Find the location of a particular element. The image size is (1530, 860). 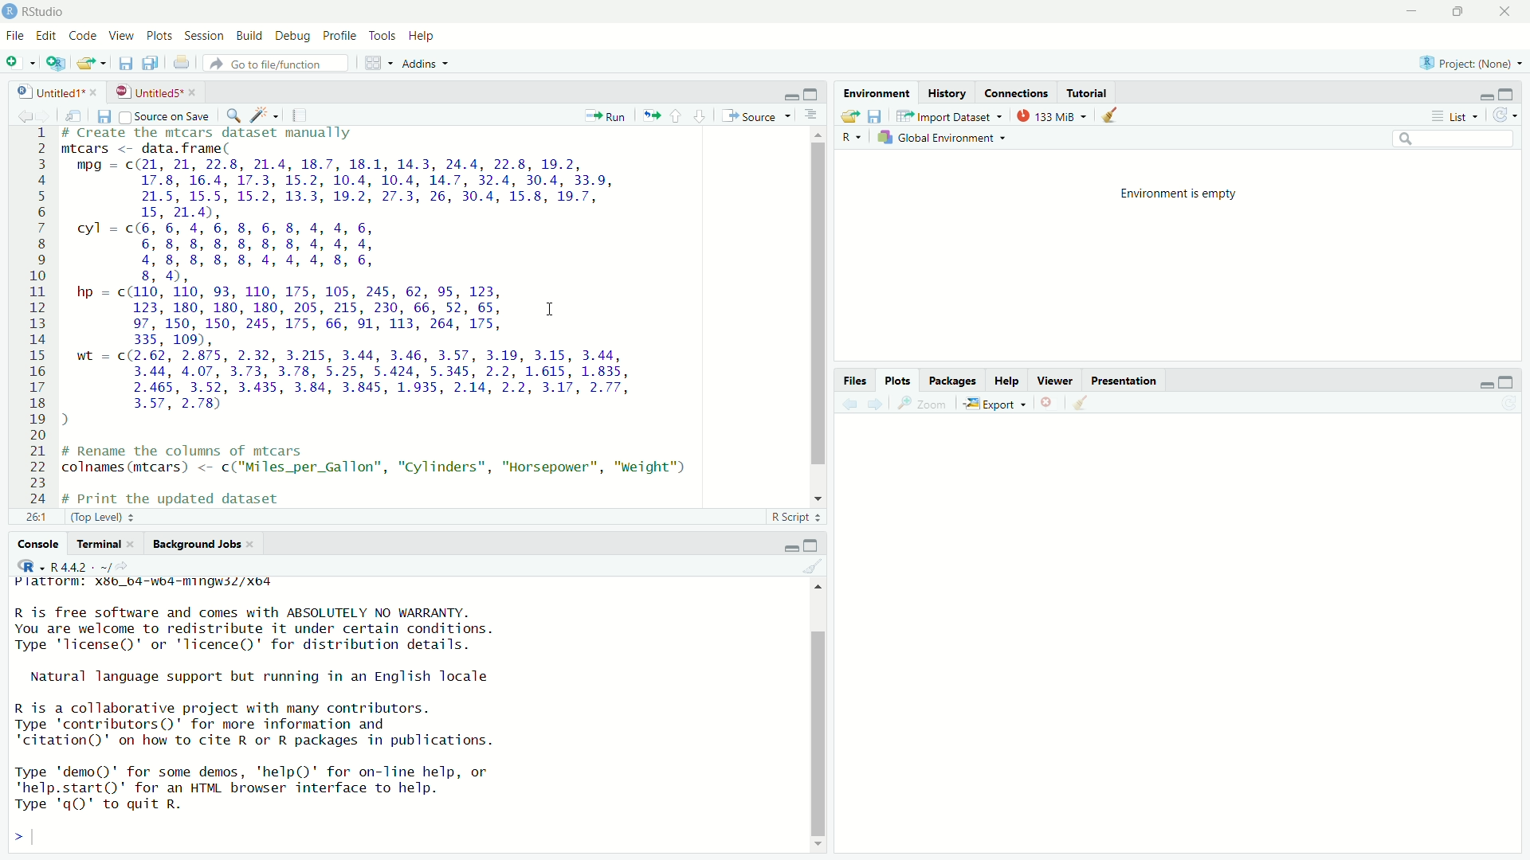

zoom is located at coordinates (925, 405).